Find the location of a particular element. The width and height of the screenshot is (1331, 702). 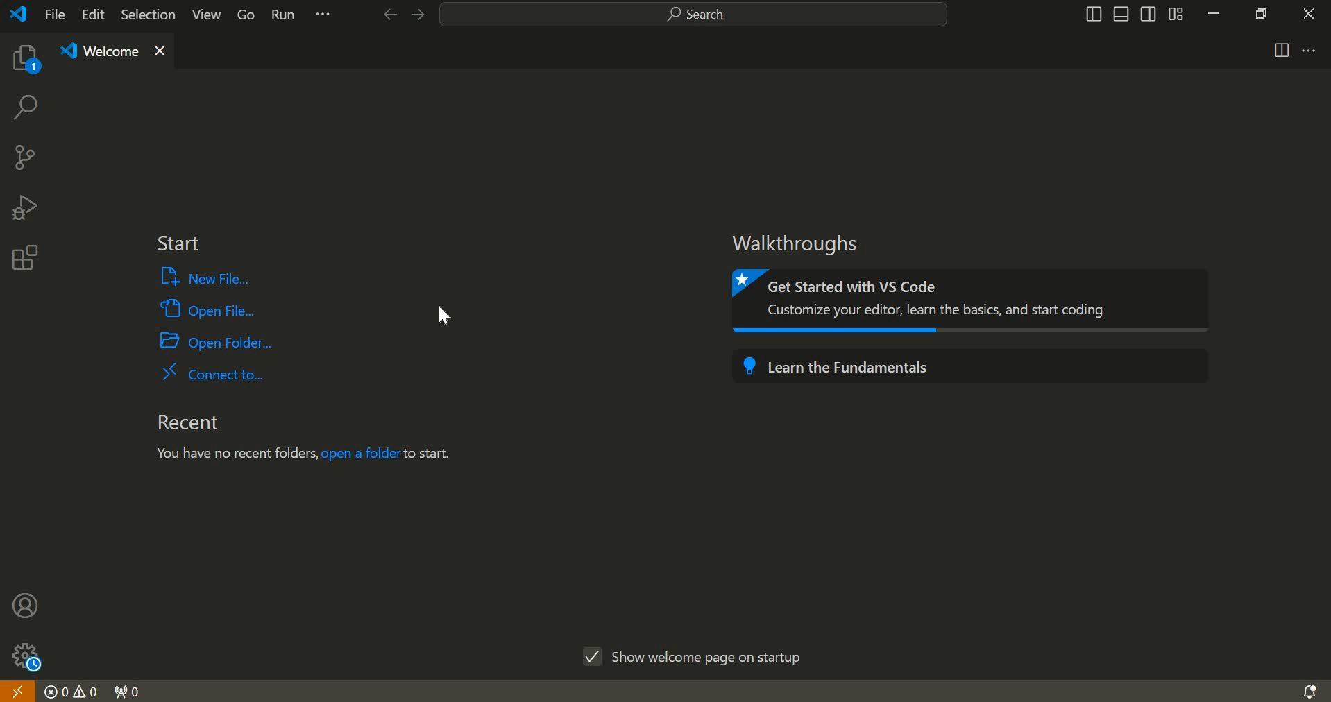

open folder is located at coordinates (218, 340).